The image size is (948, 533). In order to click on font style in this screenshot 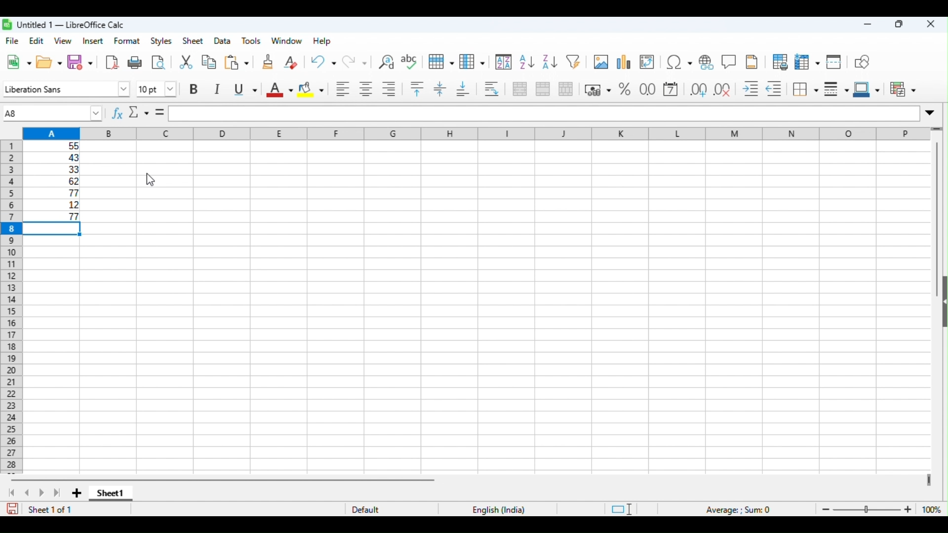, I will do `click(66, 89)`.